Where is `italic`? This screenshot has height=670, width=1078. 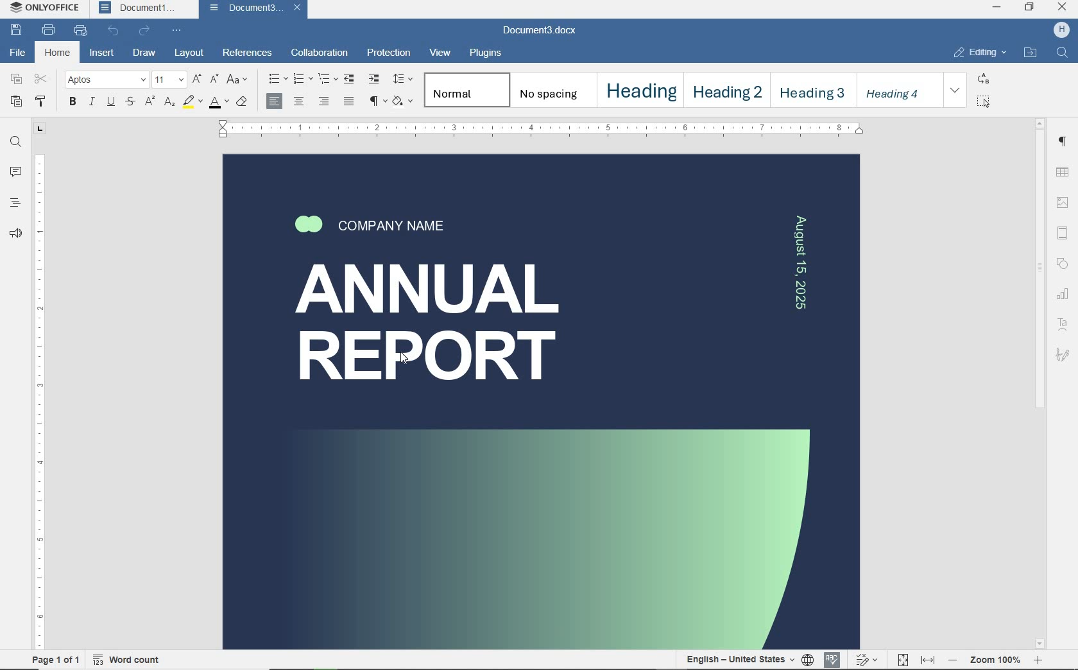
italic is located at coordinates (92, 102).